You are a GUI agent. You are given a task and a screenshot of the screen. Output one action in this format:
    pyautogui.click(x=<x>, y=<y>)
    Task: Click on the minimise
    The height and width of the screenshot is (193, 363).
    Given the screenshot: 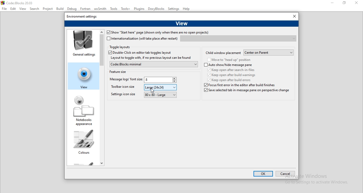 What is the action you would take?
    pyautogui.click(x=332, y=3)
    